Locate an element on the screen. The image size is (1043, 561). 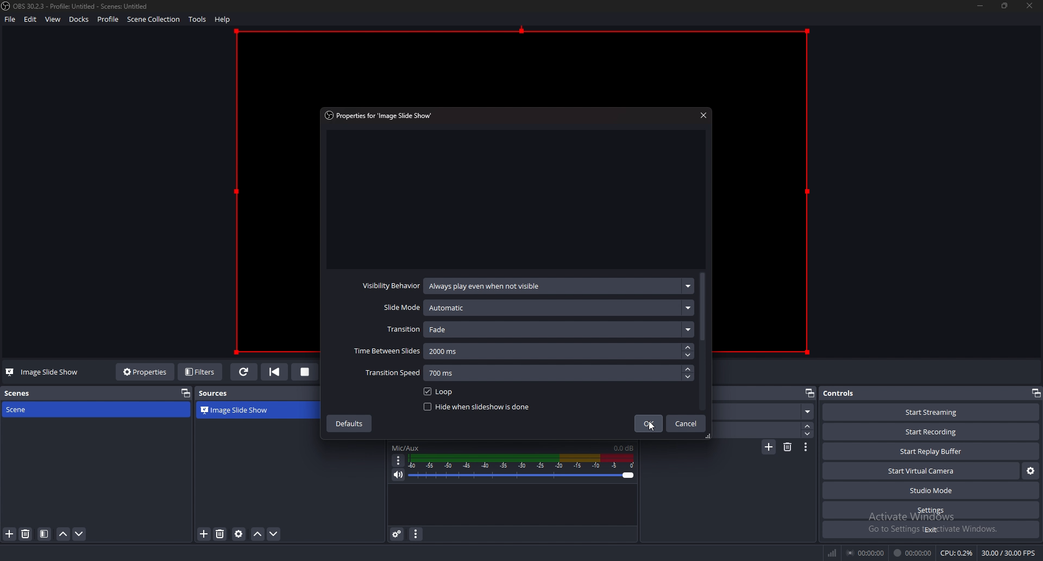
studio mode is located at coordinates (930, 491).